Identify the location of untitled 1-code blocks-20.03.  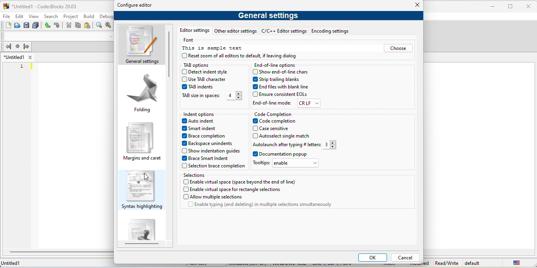
(44, 7).